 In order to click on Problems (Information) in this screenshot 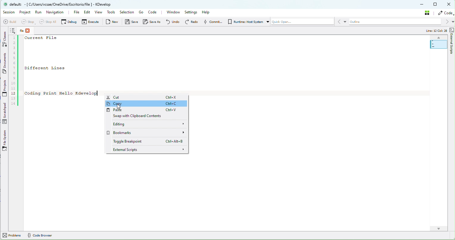, I will do `click(13, 236)`.